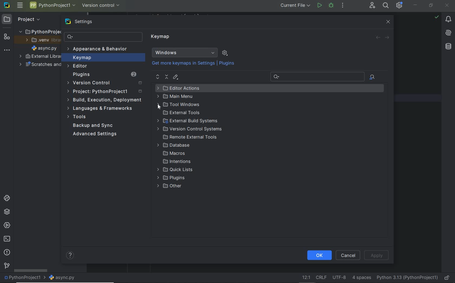  I want to click on back, so click(378, 38).